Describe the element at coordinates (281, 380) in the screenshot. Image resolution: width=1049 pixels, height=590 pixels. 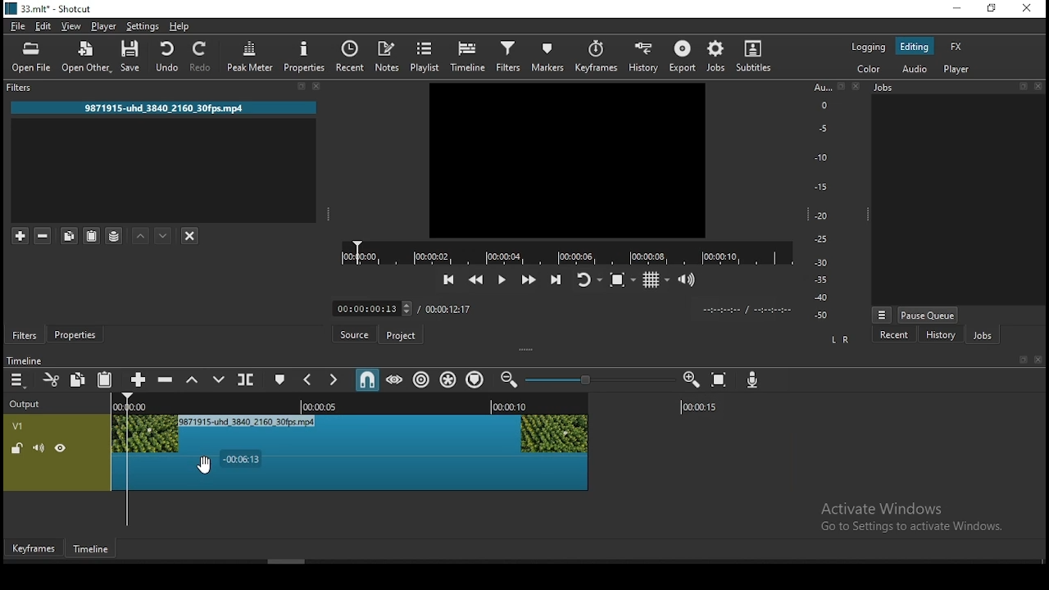
I see `create/edit marker` at that location.